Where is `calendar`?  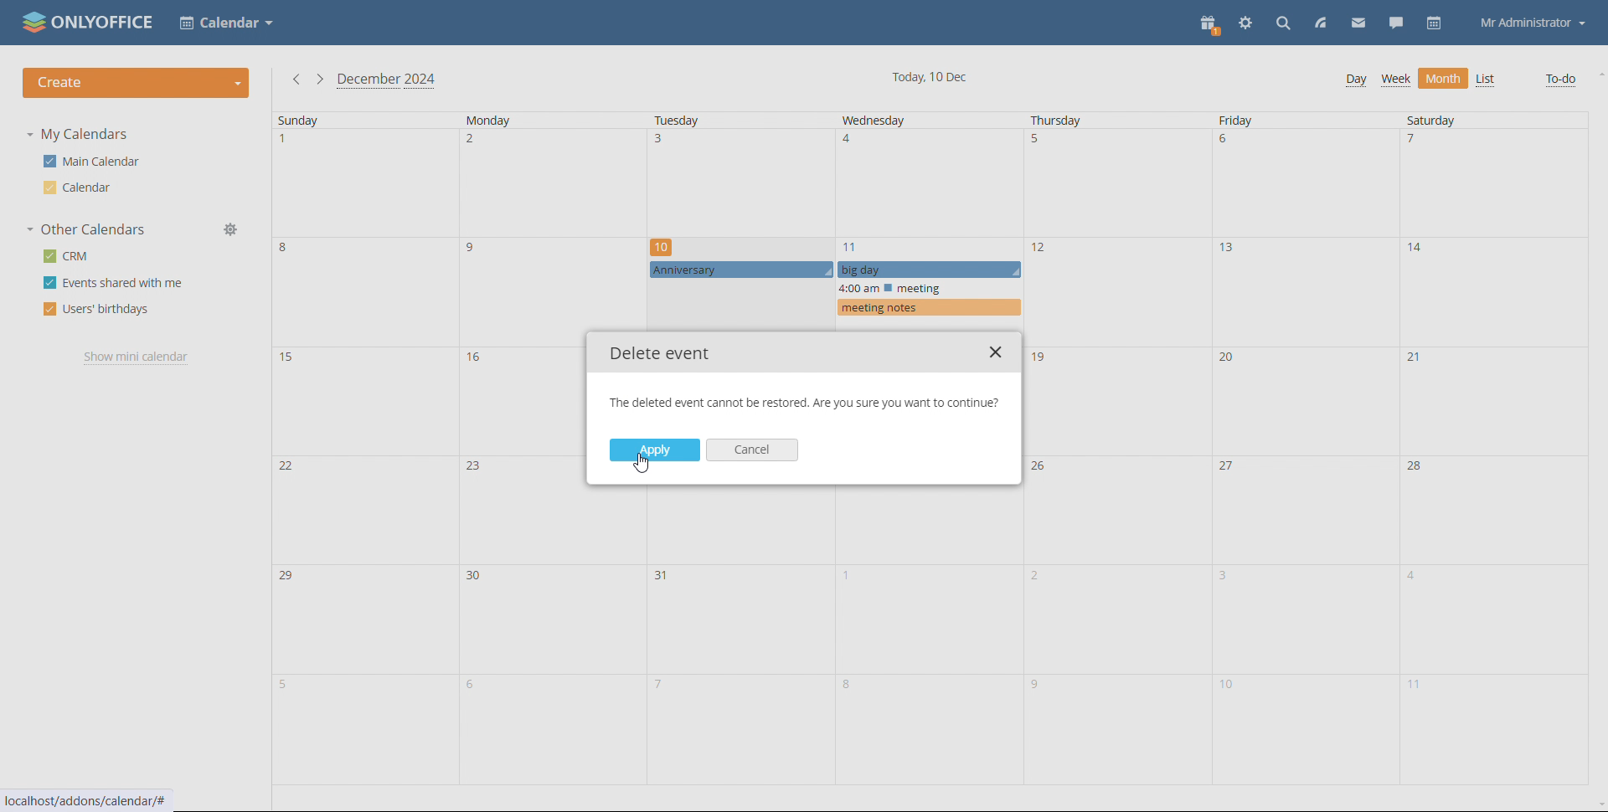 calendar is located at coordinates (1435, 24).